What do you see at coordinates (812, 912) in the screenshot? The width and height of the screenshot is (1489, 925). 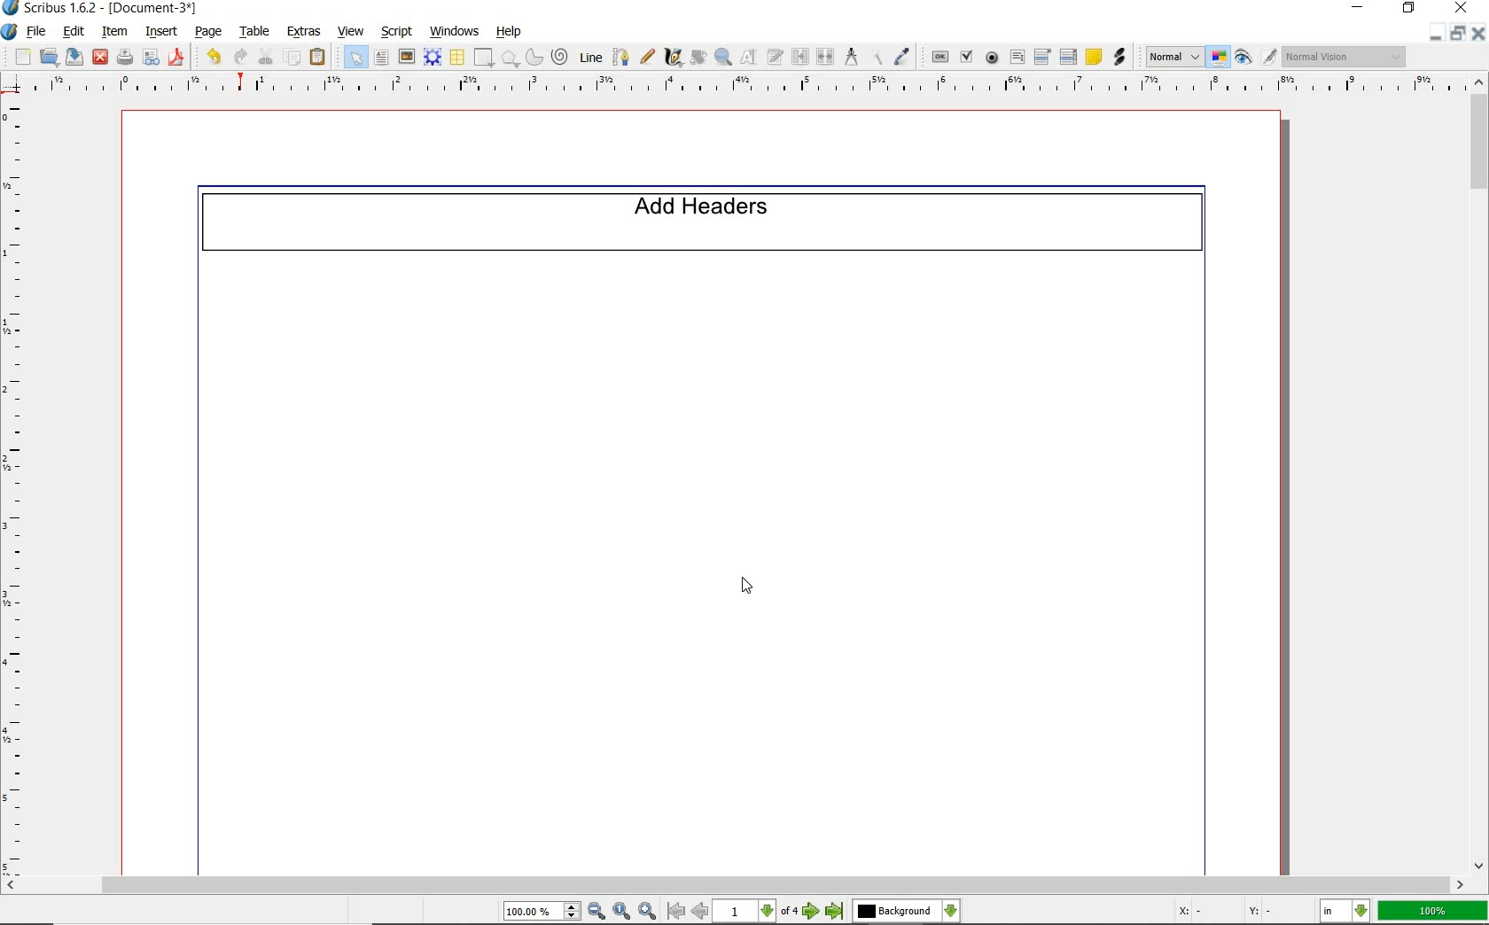 I see `go to next page` at bounding box center [812, 912].